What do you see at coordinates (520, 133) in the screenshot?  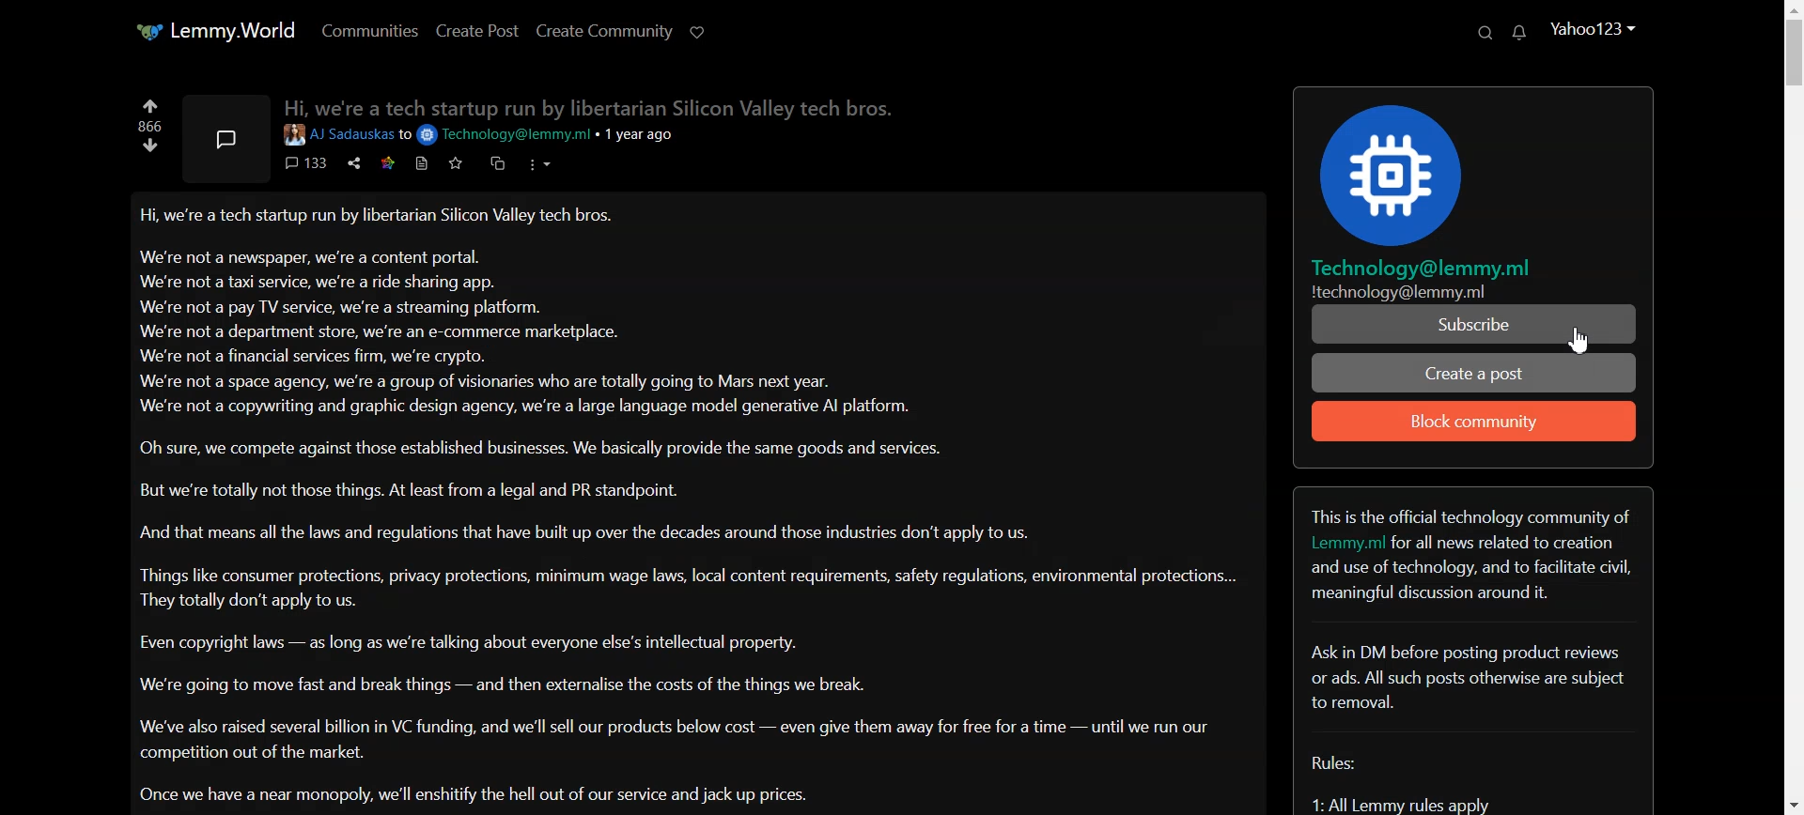 I see `email` at bounding box center [520, 133].